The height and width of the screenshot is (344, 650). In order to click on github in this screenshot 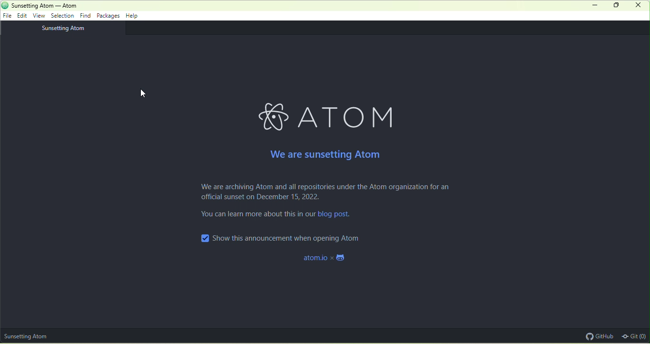, I will do `click(597, 336)`.